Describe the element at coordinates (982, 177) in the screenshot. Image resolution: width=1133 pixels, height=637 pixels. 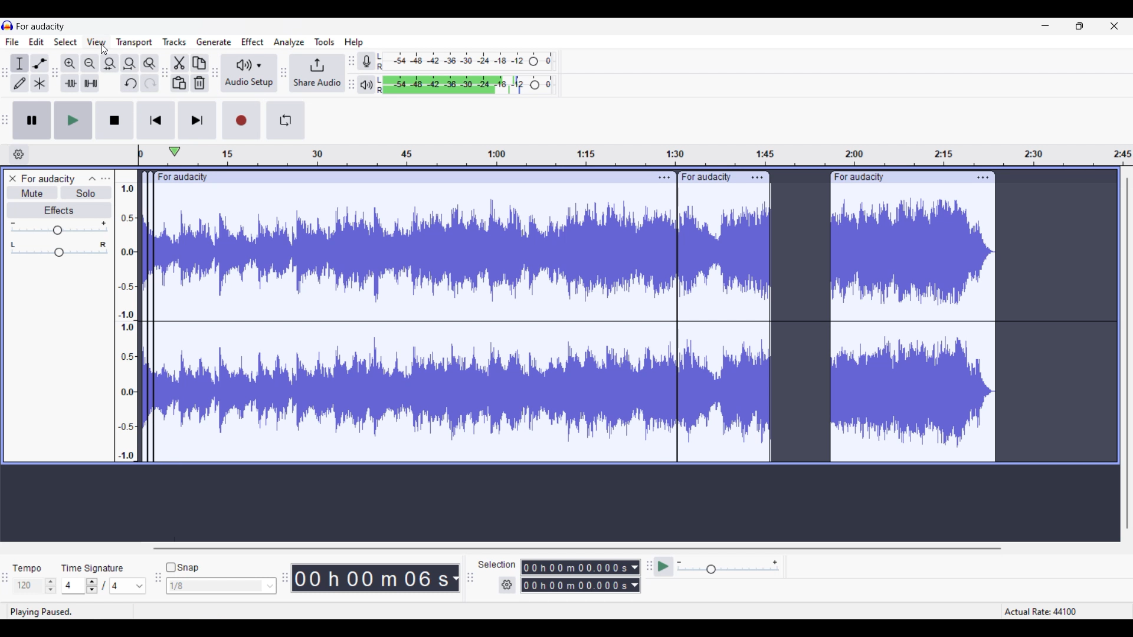
I see `track options` at that location.